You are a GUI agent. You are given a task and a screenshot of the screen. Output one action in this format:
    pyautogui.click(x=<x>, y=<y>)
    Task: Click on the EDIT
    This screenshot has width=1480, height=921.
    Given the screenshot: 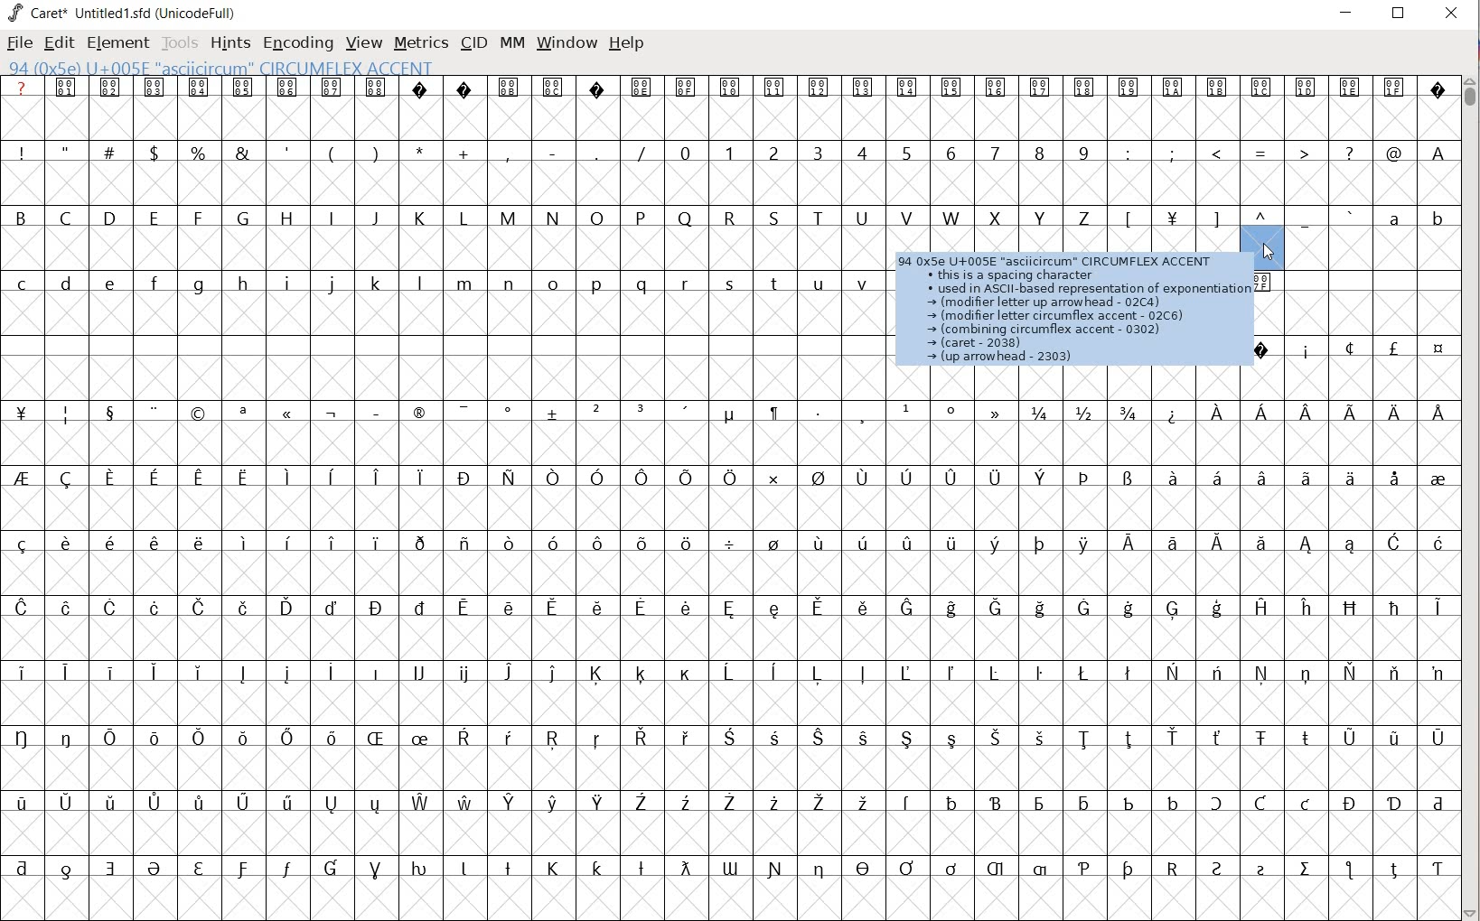 What is the action you would take?
    pyautogui.click(x=61, y=43)
    